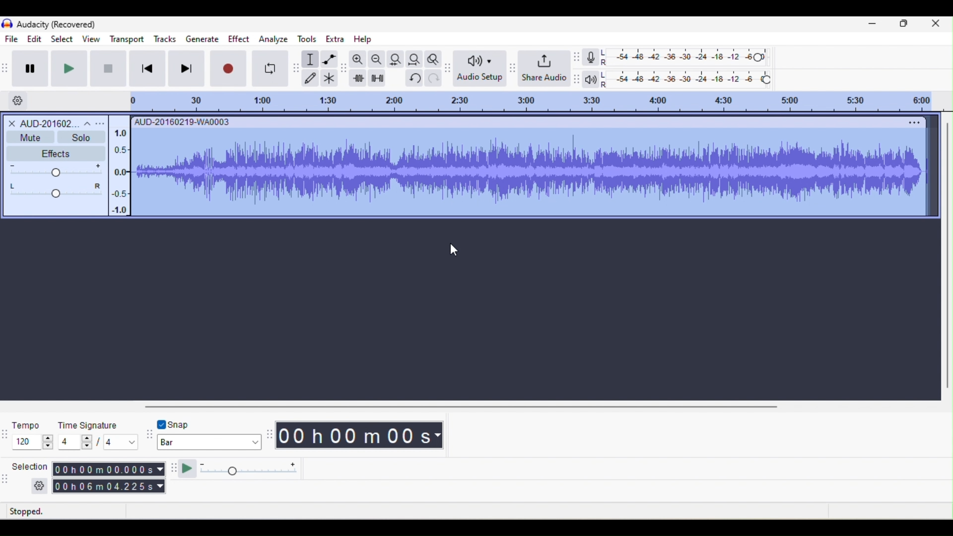 The image size is (953, 536). I want to click on audacity edit toolbar, so click(344, 69).